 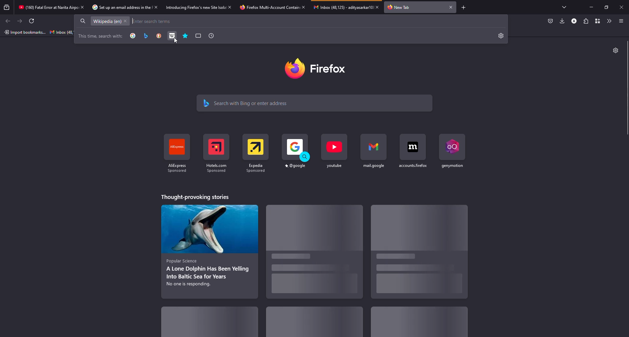 I want to click on refresh, so click(x=31, y=21).